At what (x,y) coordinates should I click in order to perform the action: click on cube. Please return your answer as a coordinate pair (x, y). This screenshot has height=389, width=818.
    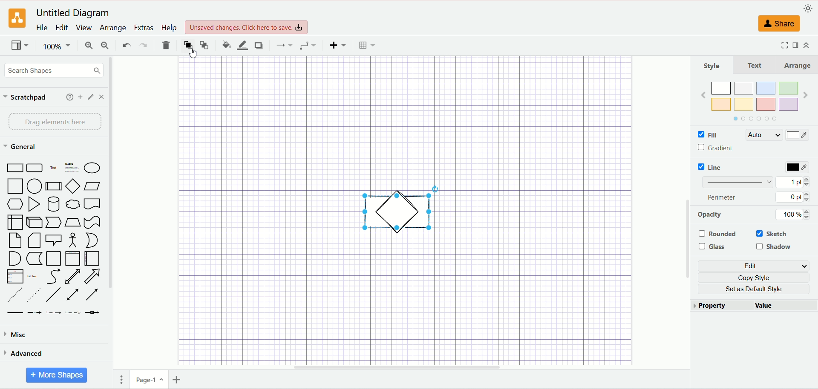
    Looking at the image, I should click on (34, 222).